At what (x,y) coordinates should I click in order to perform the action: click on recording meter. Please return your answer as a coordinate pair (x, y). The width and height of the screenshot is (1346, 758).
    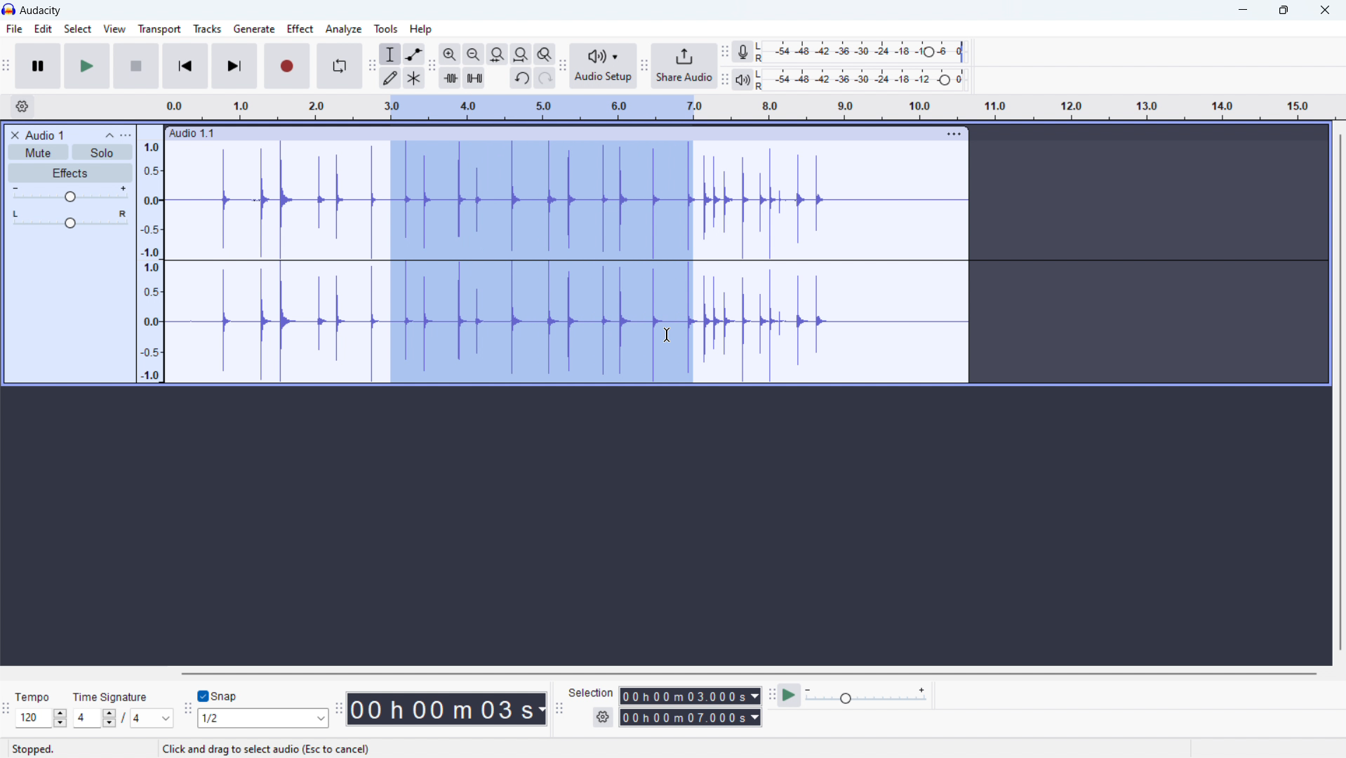
    Looking at the image, I should click on (747, 51).